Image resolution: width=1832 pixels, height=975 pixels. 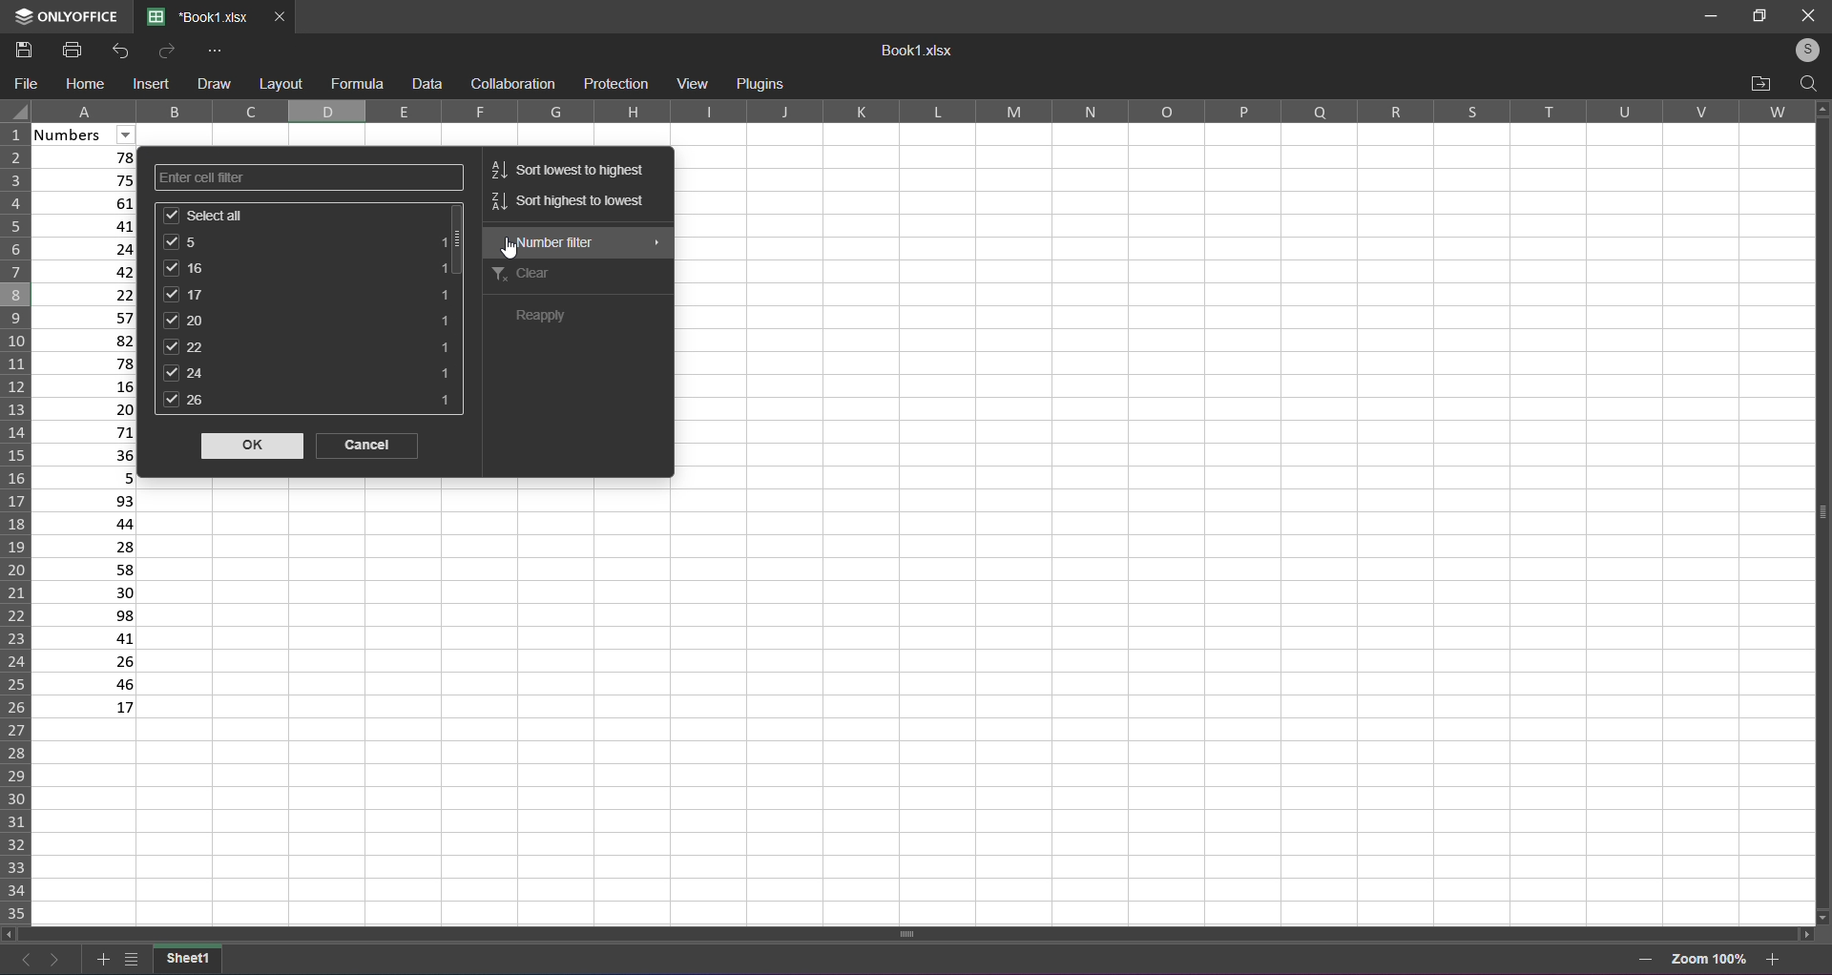 I want to click on ONLYOFFICE, so click(x=62, y=17).